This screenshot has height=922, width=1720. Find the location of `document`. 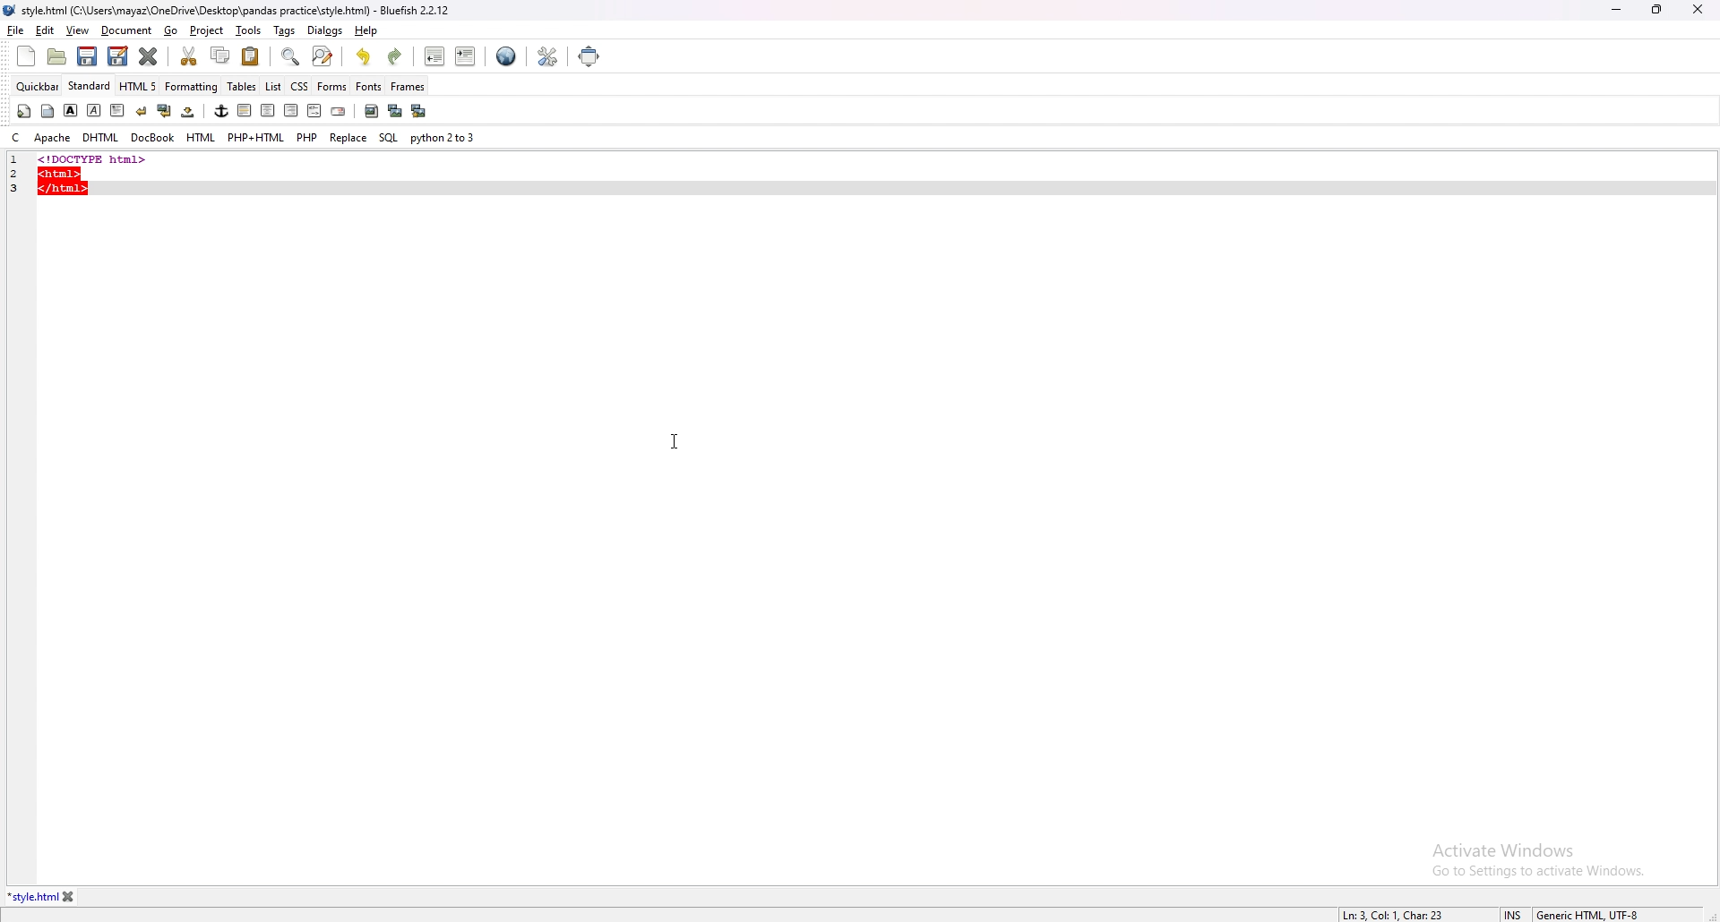

document is located at coordinates (127, 31).